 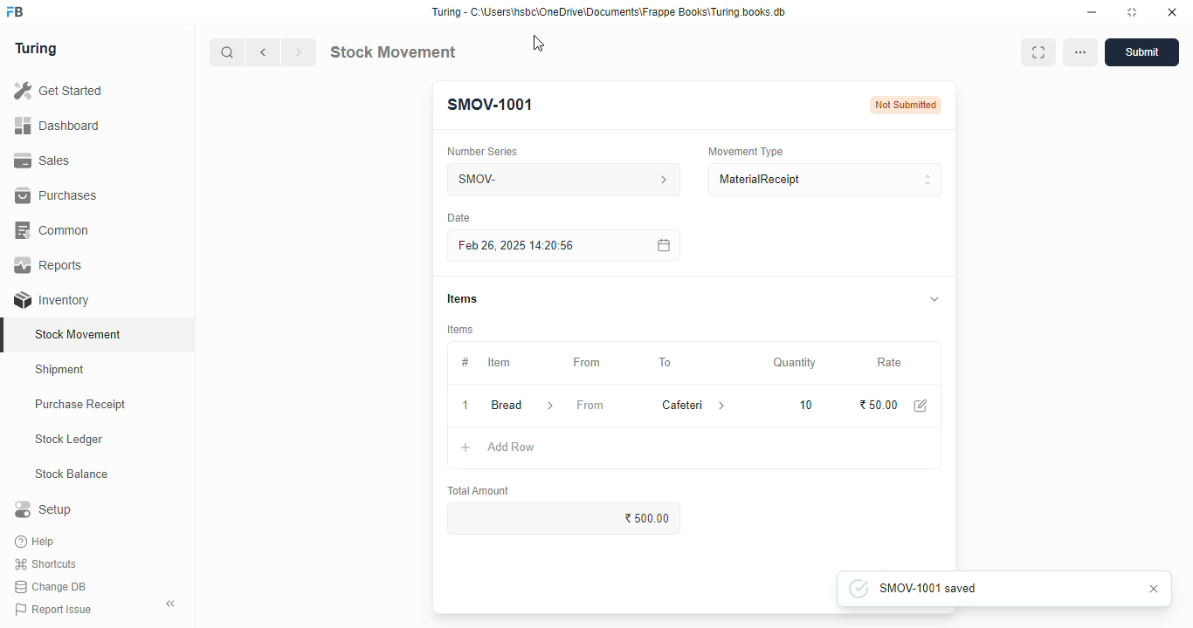 I want to click on quantity, so click(x=795, y=363).